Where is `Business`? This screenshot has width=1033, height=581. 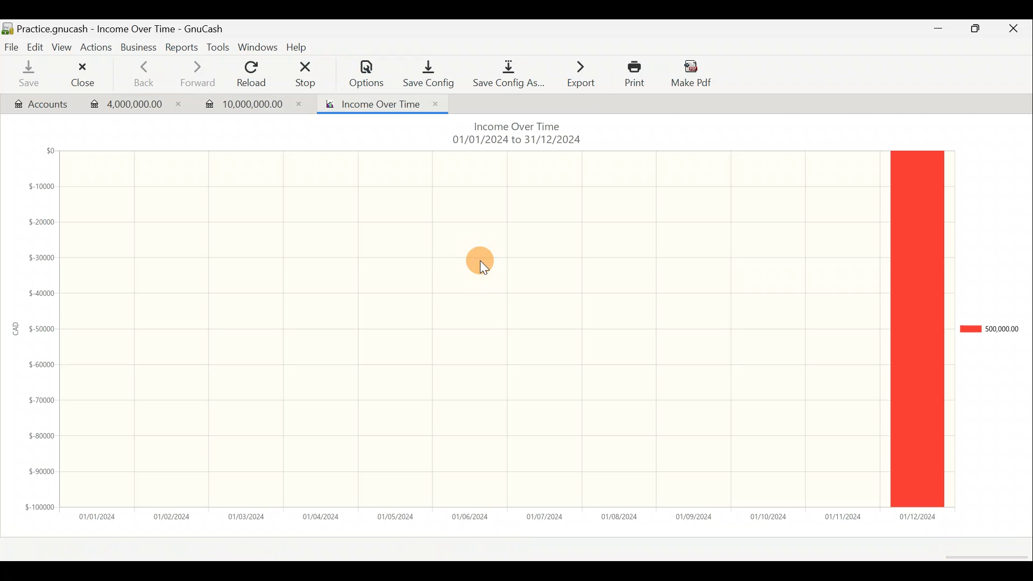
Business is located at coordinates (140, 46).